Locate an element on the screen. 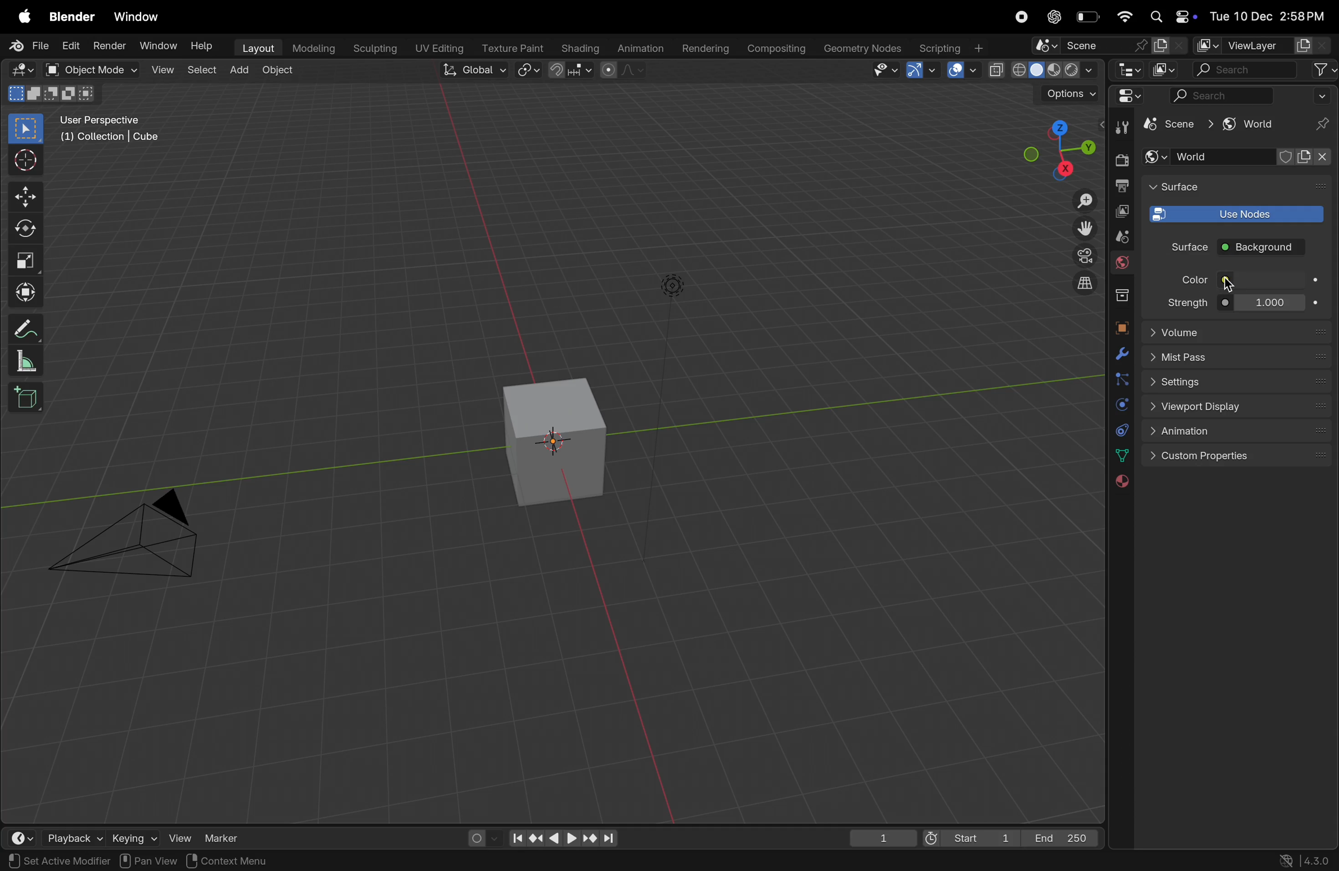 The width and height of the screenshot is (1339, 871). move the view is located at coordinates (1083, 227).